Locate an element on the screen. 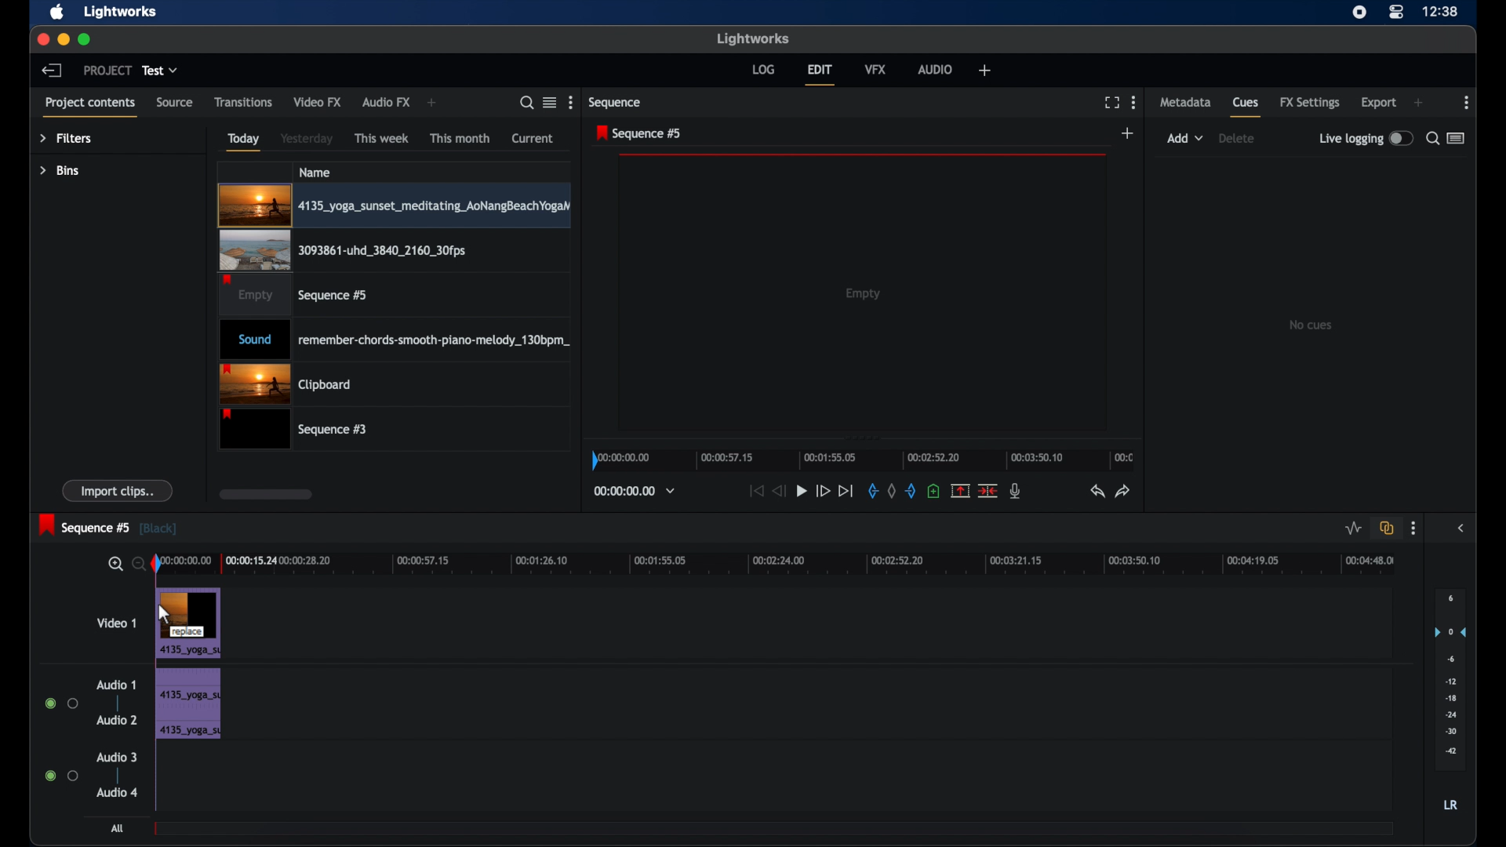  edit is located at coordinates (820, 74).